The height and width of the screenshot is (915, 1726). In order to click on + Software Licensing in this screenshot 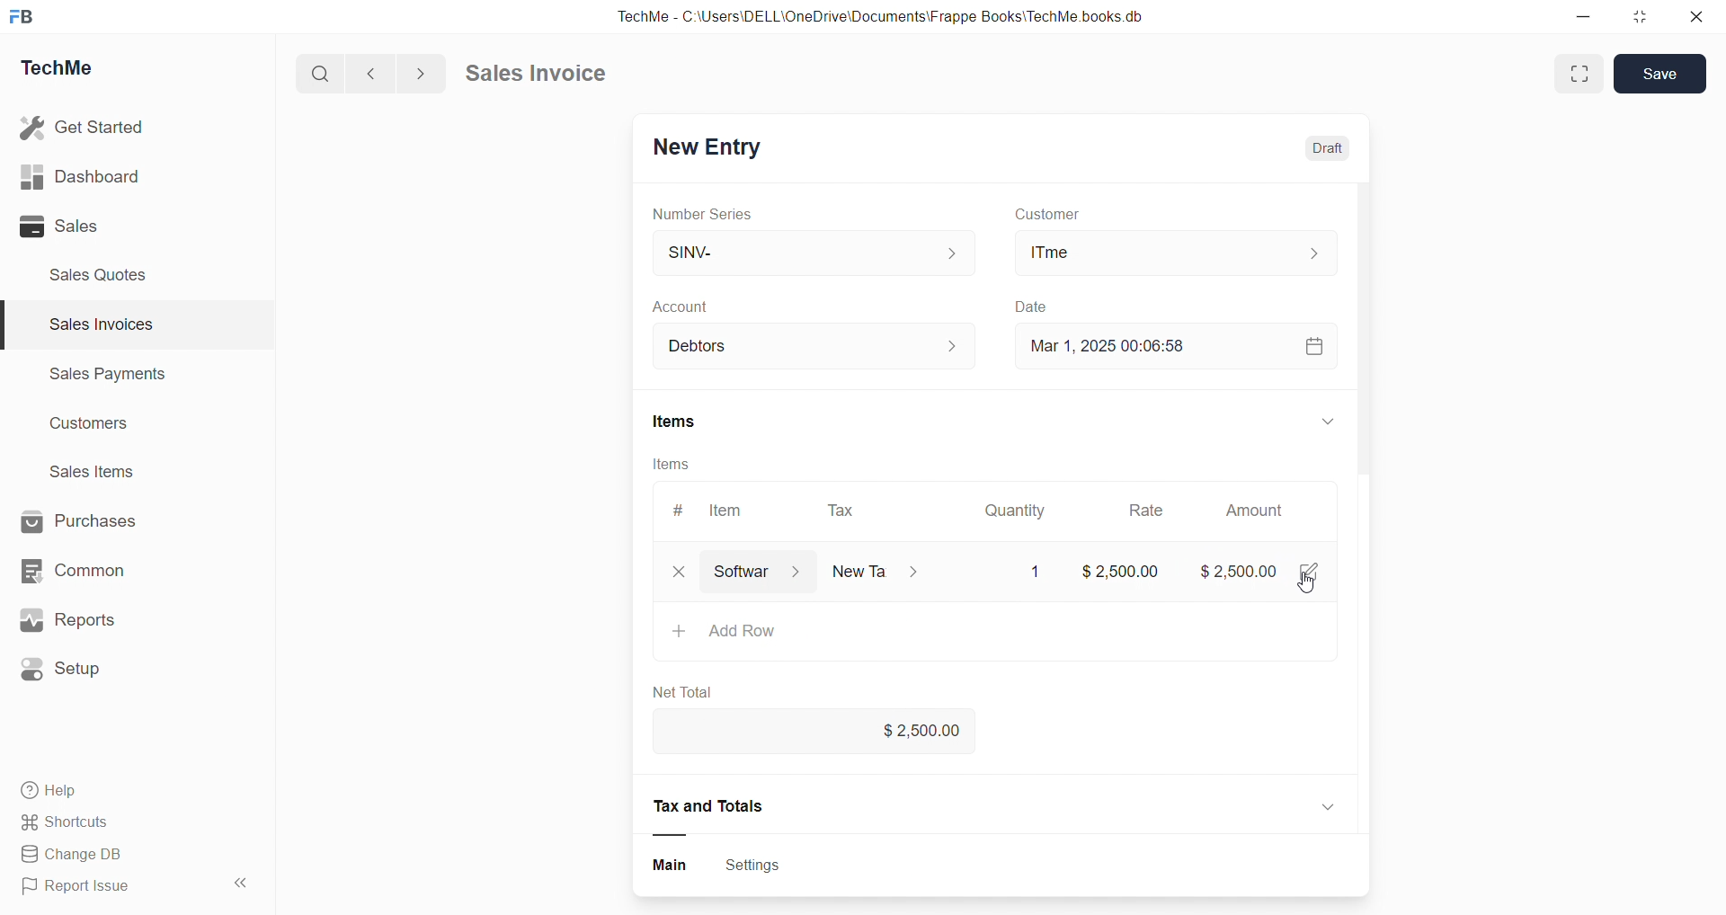, I will do `click(776, 626)`.